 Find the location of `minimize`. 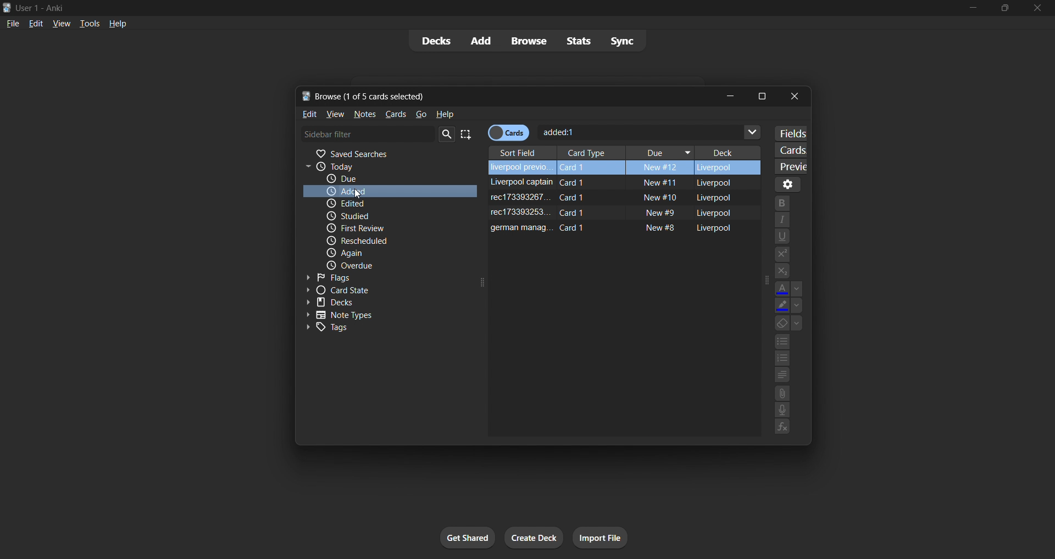

minimize is located at coordinates (729, 95).